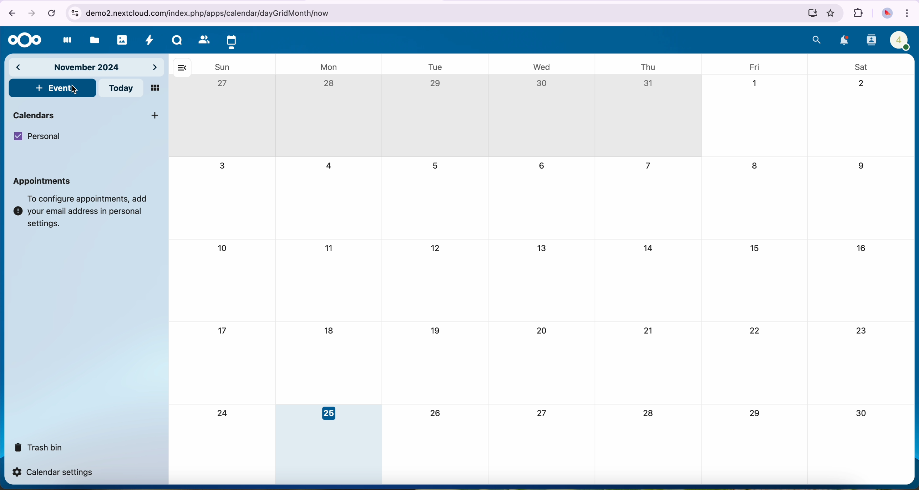  What do you see at coordinates (330, 249) in the screenshot?
I see `11` at bounding box center [330, 249].